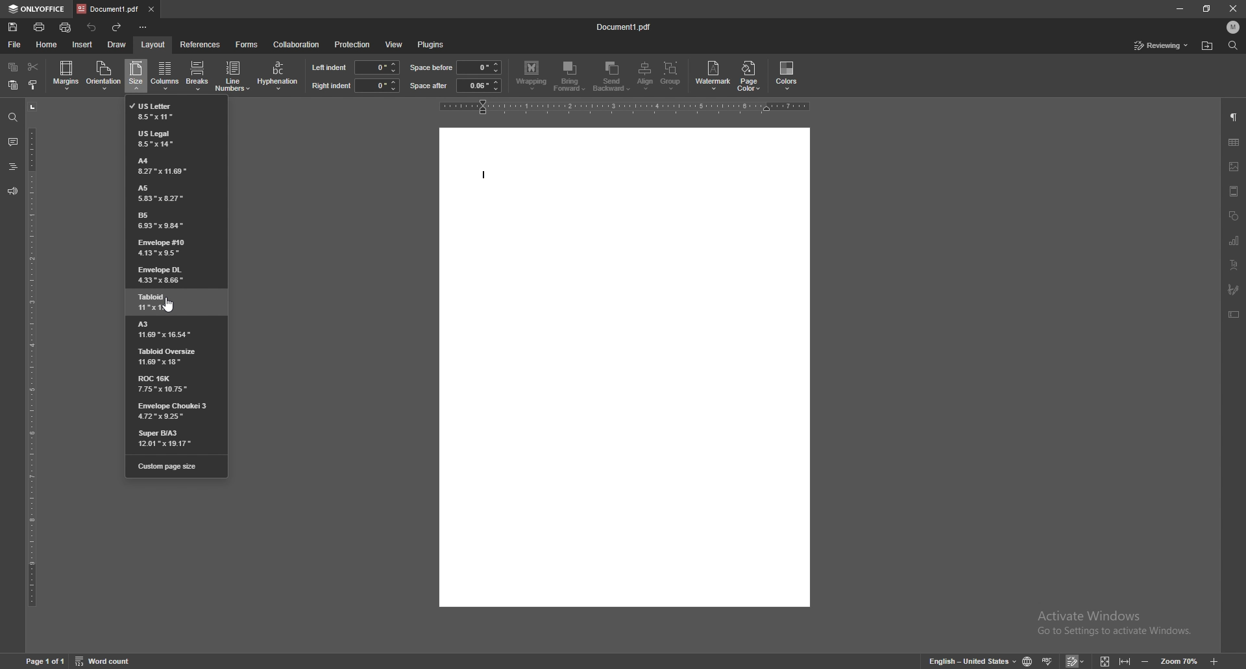 This screenshot has height=669, width=1246. Describe the element at coordinates (1234, 27) in the screenshot. I see `profile` at that location.